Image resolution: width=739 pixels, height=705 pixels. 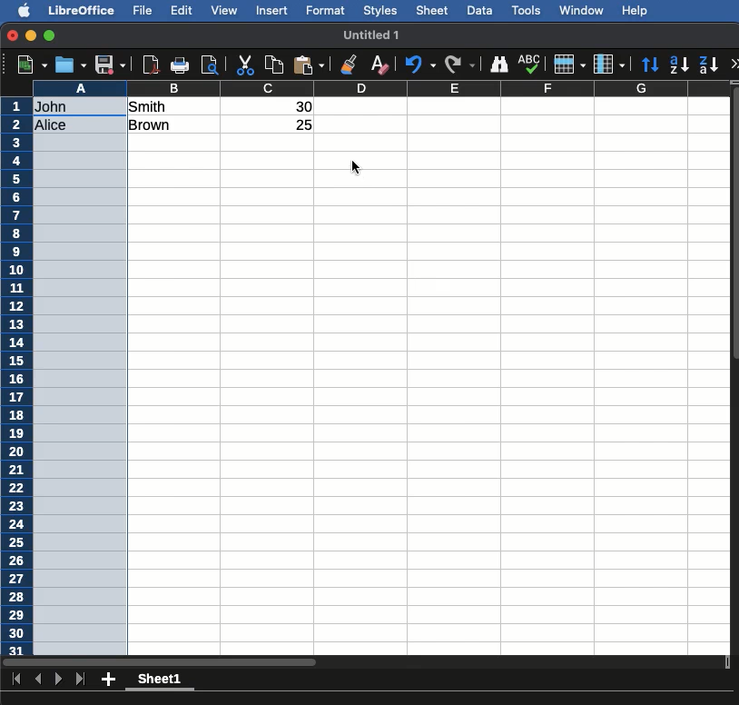 I want to click on Spell check, so click(x=530, y=63).